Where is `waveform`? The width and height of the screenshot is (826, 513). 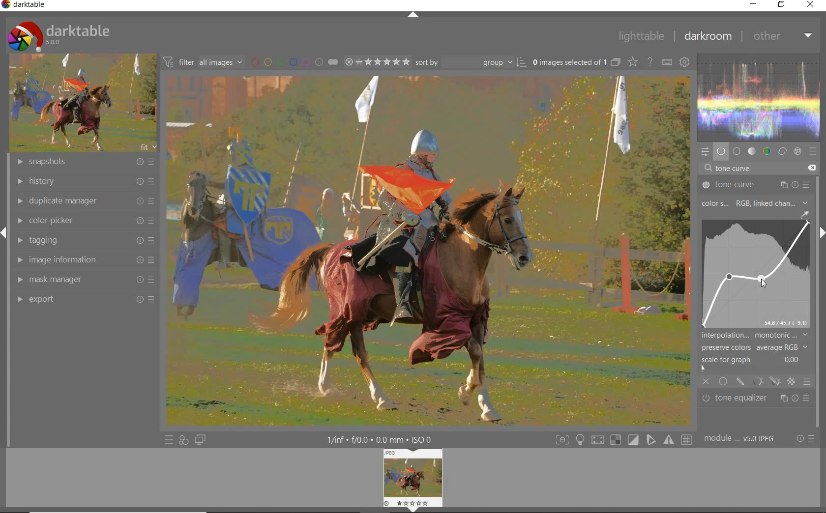 waveform is located at coordinates (759, 96).